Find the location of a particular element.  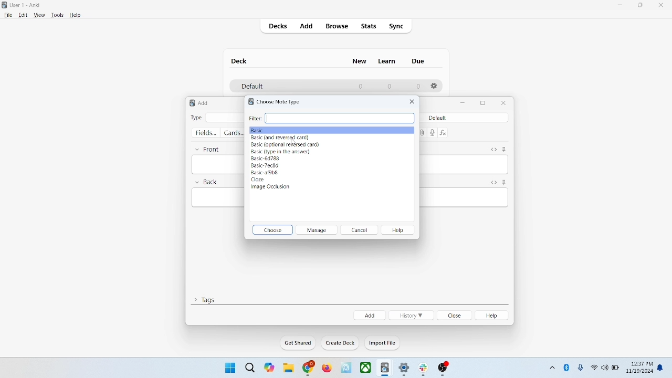

icon is located at coordinates (385, 369).